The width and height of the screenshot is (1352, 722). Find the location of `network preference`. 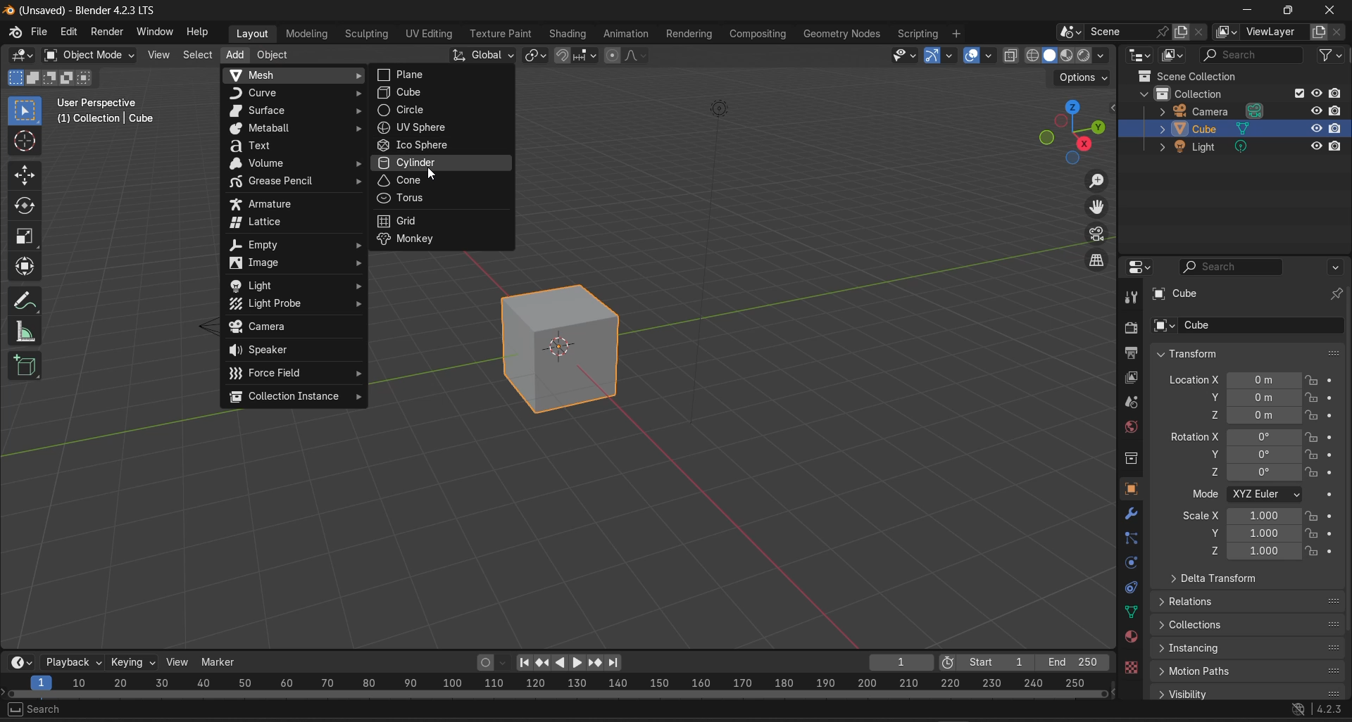

network preference is located at coordinates (1298, 709).